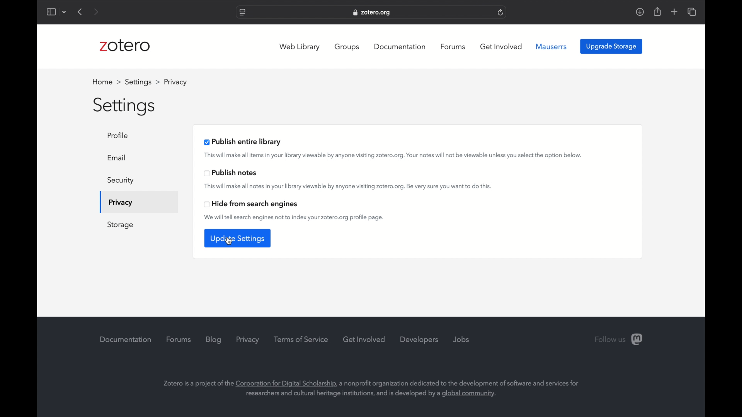 Image resolution: width=742 pixels, height=417 pixels. I want to click on download, so click(640, 12).